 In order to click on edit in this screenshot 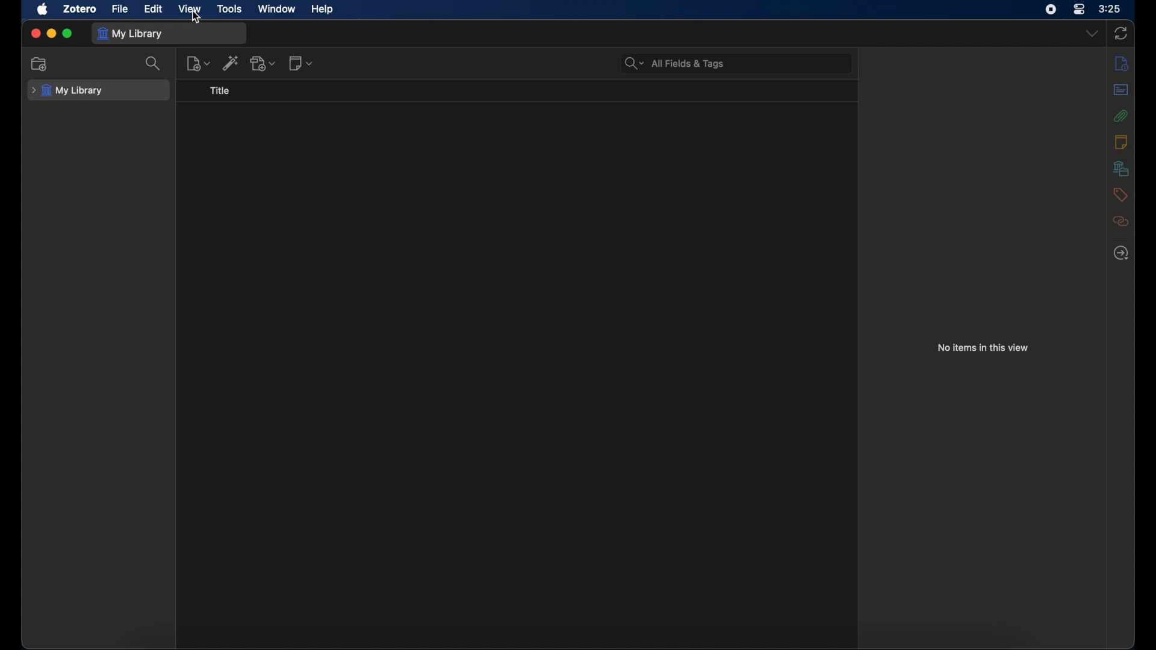, I will do `click(152, 8)`.